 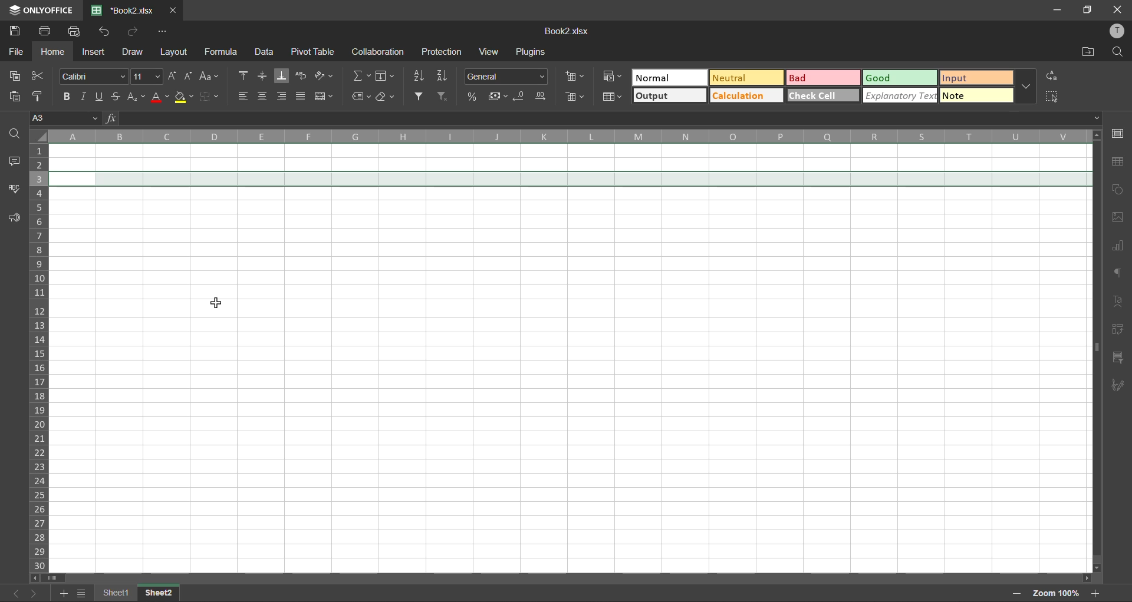 I want to click on explanatory text, so click(x=899, y=97).